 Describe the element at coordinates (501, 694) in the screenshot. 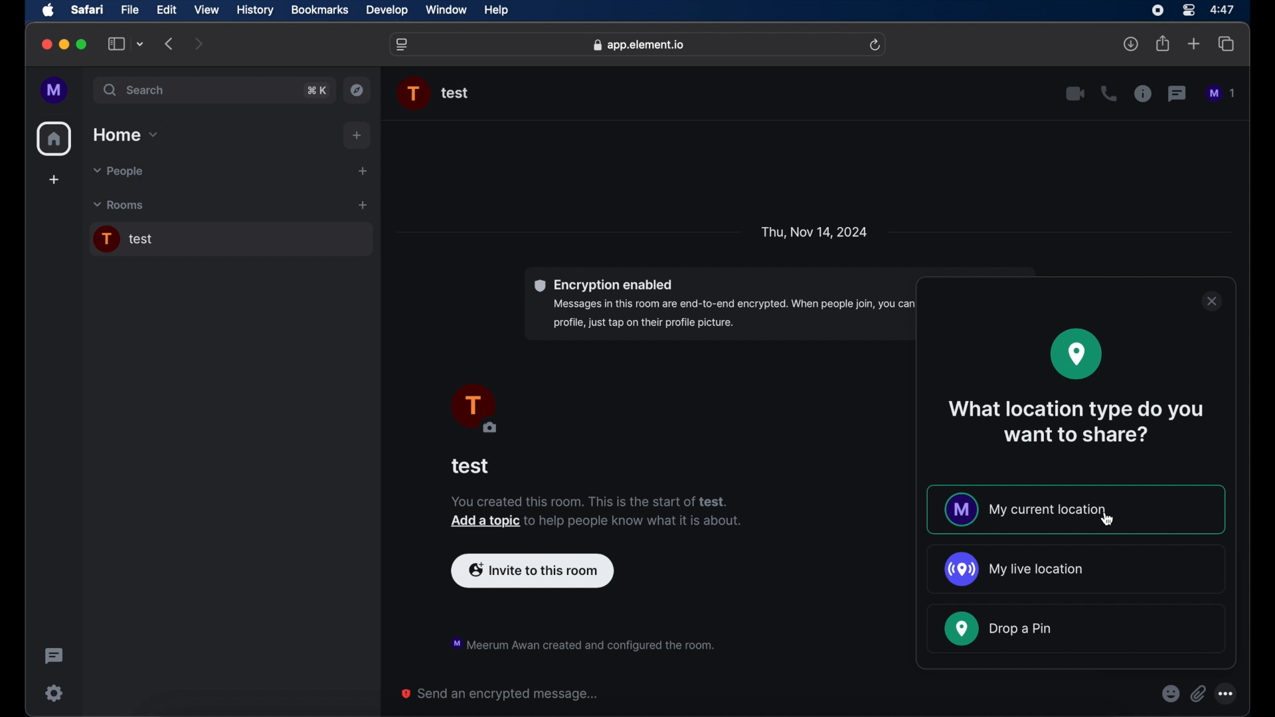

I see `send an encrypted message...` at that location.